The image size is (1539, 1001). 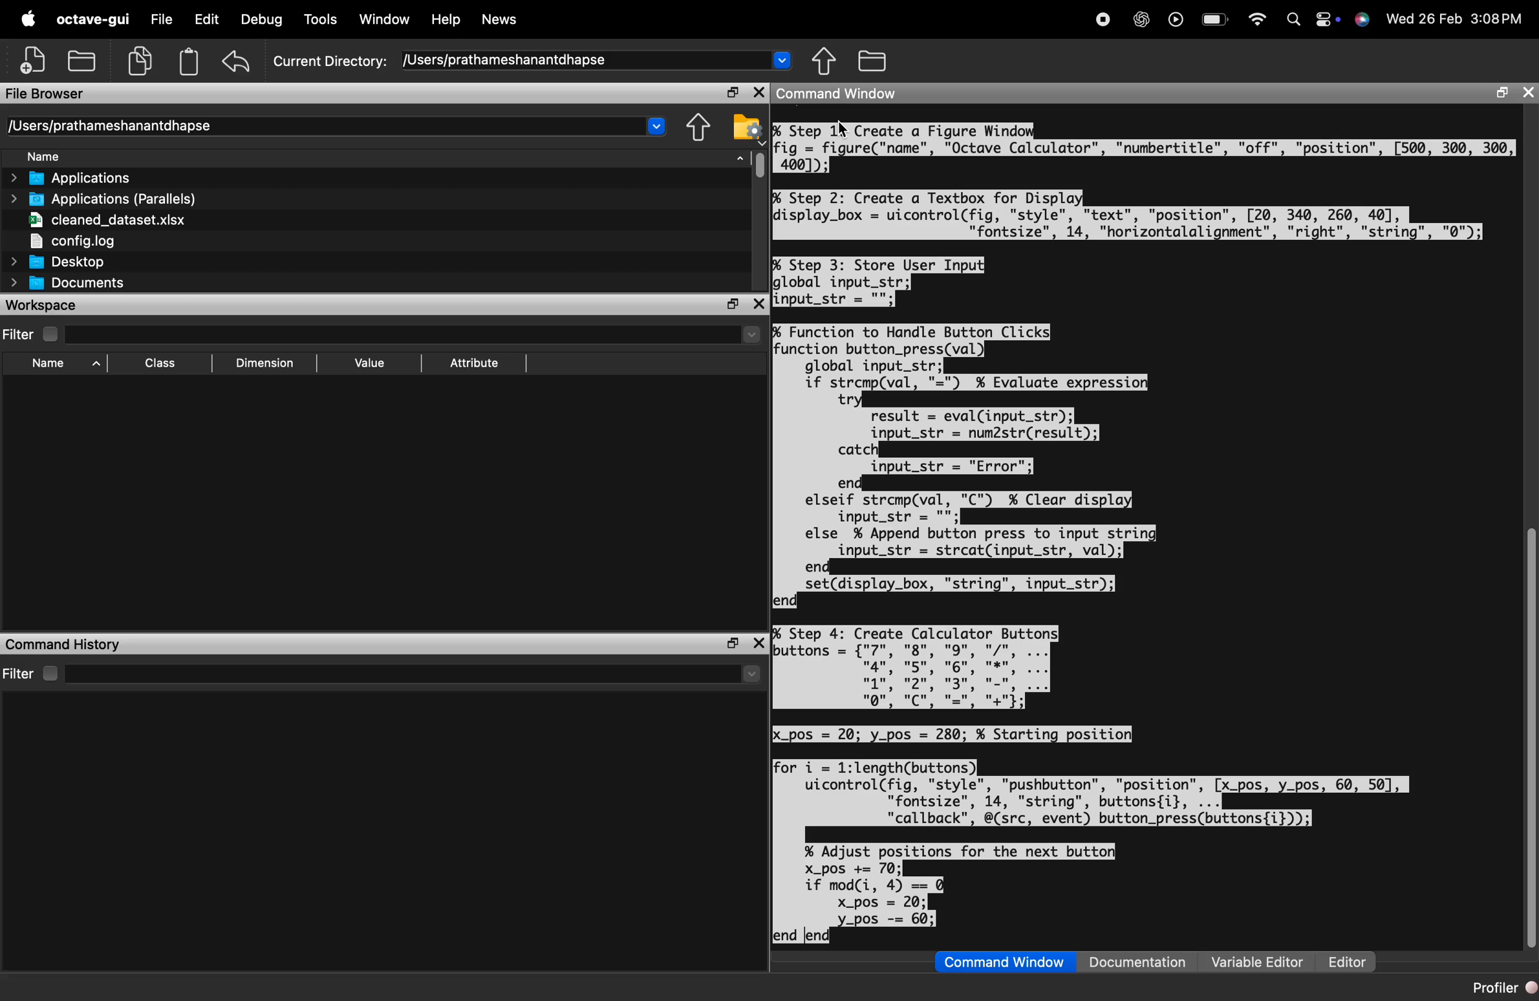 I want to click on Siri, so click(x=1362, y=19).